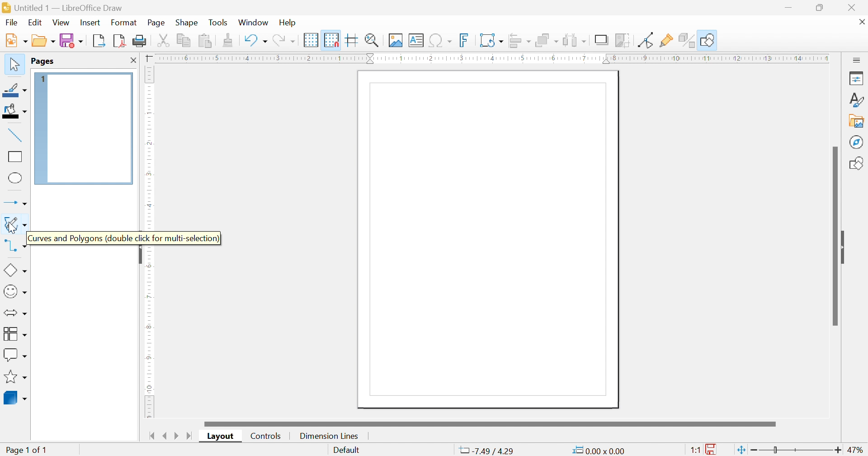 This screenshot has height=456, width=868. I want to click on page 1, so click(83, 128).